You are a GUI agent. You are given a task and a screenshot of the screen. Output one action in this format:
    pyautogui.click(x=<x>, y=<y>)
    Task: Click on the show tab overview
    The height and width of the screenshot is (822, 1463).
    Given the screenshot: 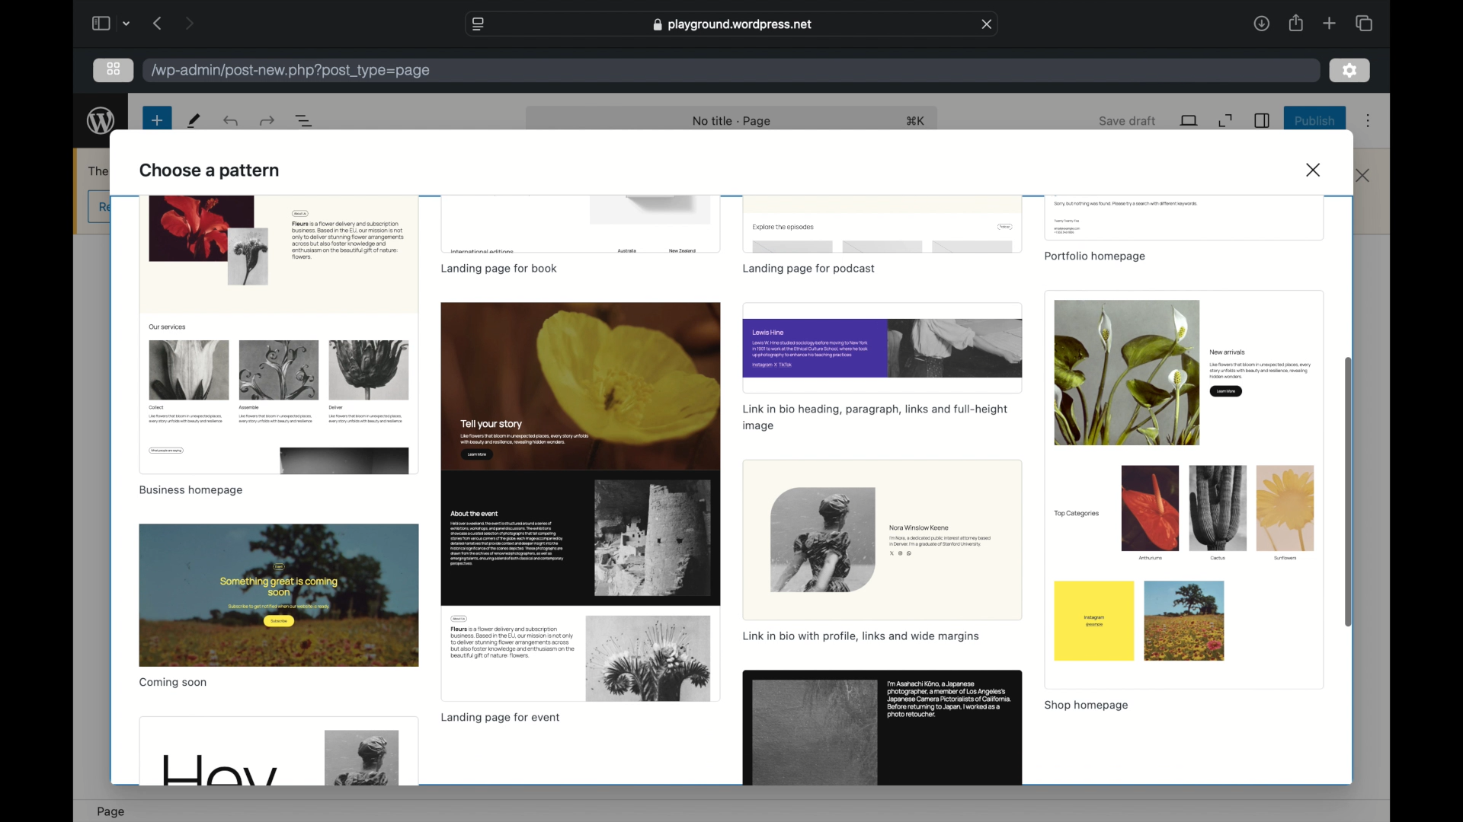 What is the action you would take?
    pyautogui.click(x=1364, y=23)
    